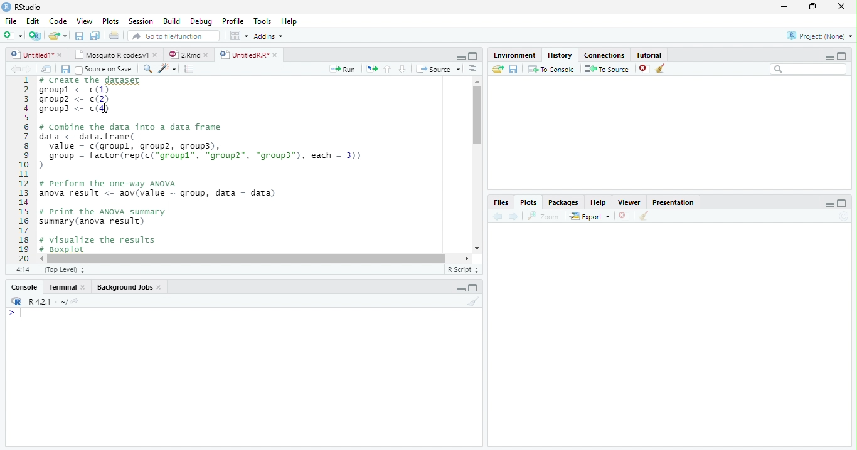  I want to click on Maximize, so click(473, 56).